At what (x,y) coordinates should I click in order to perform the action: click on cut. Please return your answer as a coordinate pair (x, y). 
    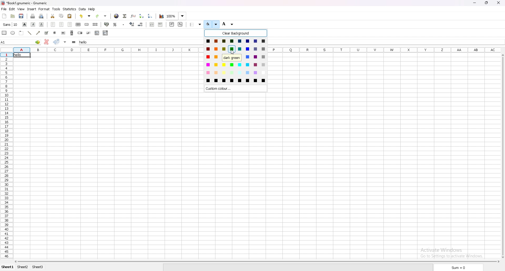
    Looking at the image, I should click on (53, 16).